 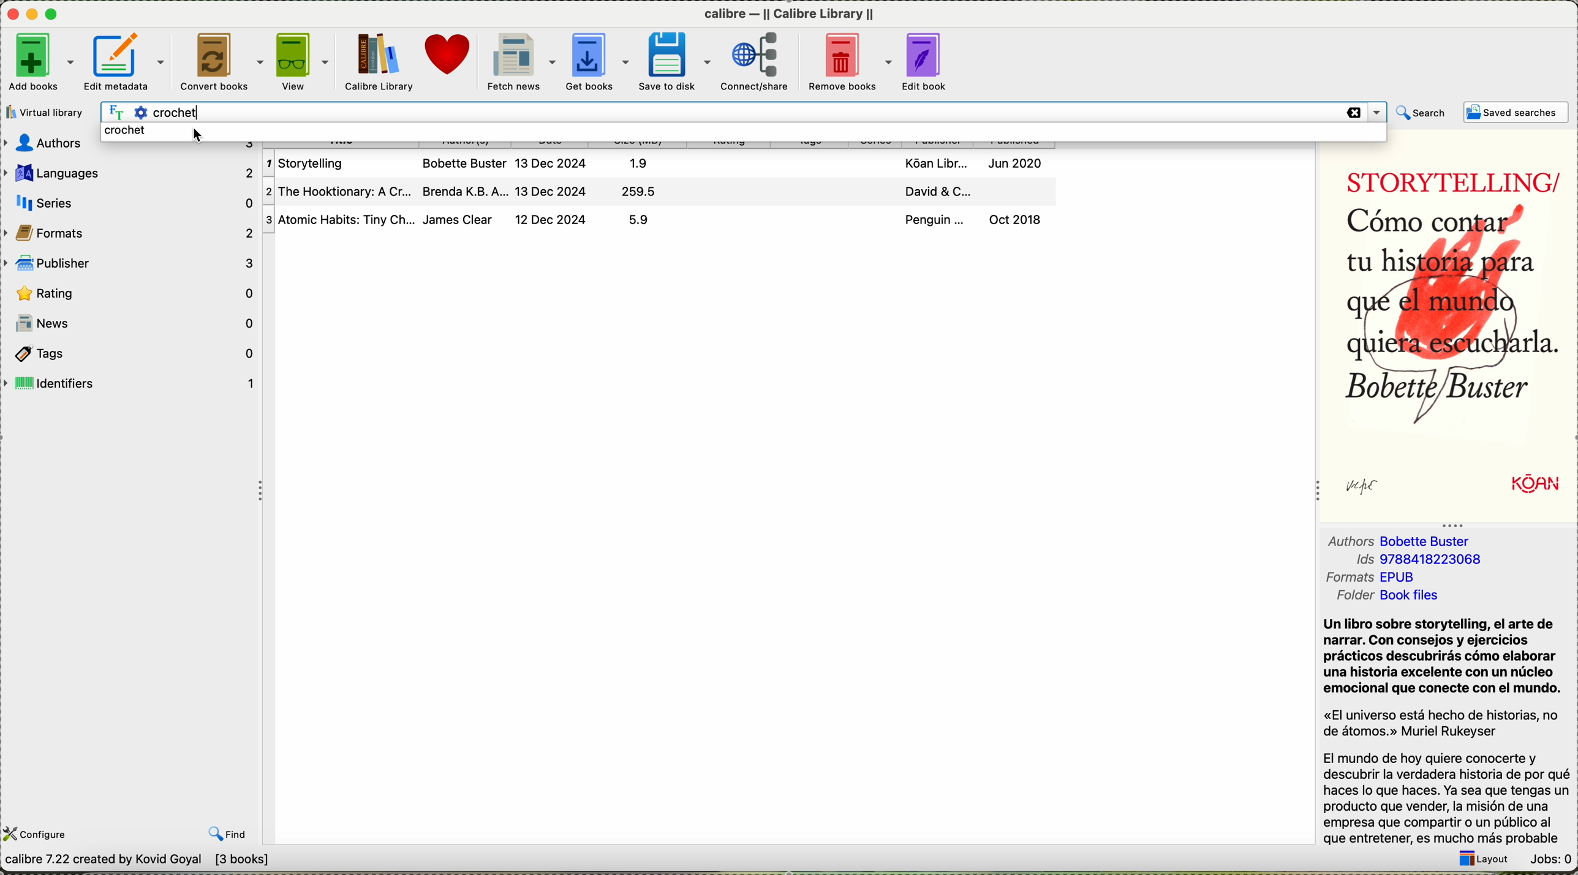 I want to click on Koan Libr, so click(x=932, y=162).